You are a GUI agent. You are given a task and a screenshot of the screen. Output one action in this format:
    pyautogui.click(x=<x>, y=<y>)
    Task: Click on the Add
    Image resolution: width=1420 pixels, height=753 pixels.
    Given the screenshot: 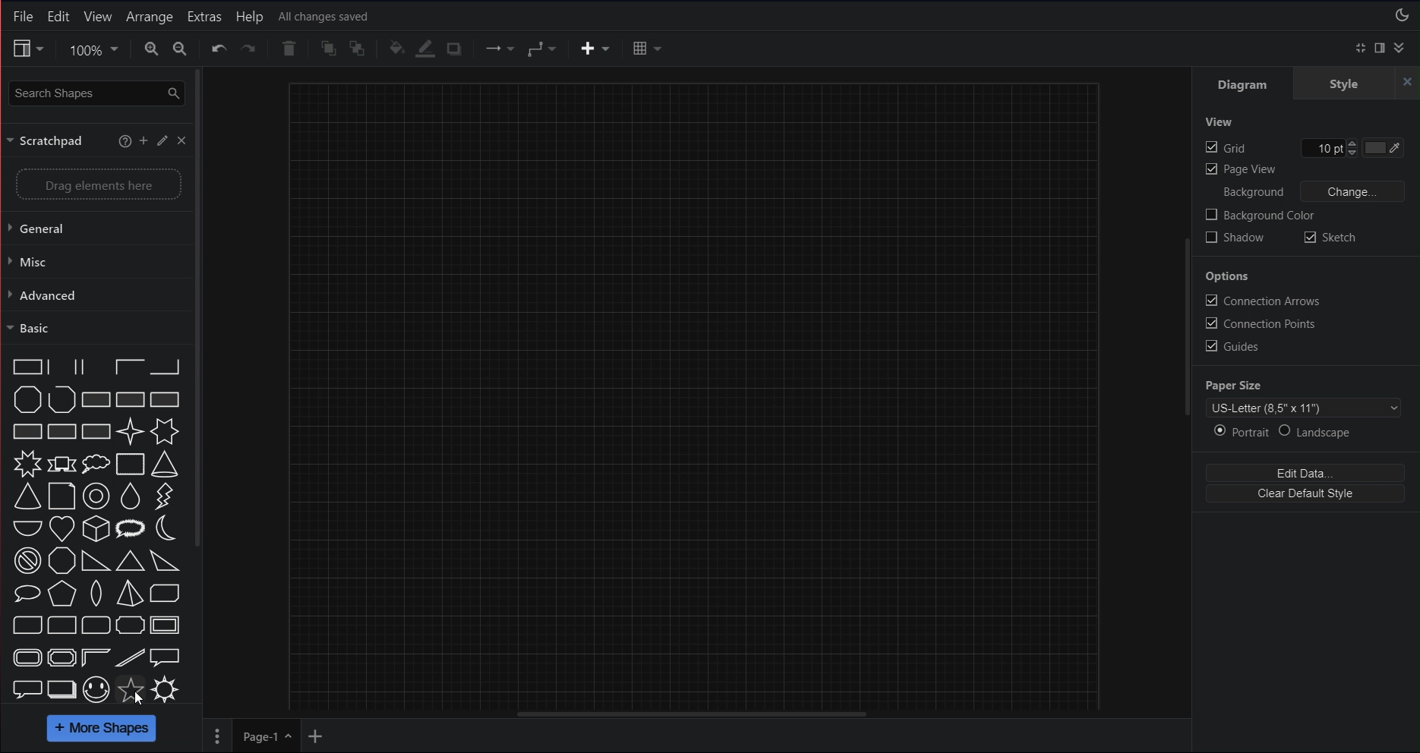 What is the action you would take?
    pyautogui.click(x=145, y=140)
    